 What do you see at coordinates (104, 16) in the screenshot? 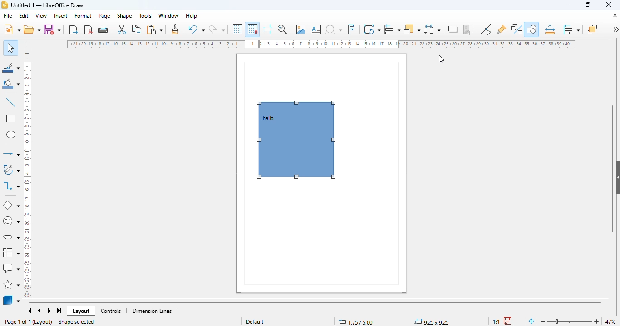
I see `page` at bounding box center [104, 16].